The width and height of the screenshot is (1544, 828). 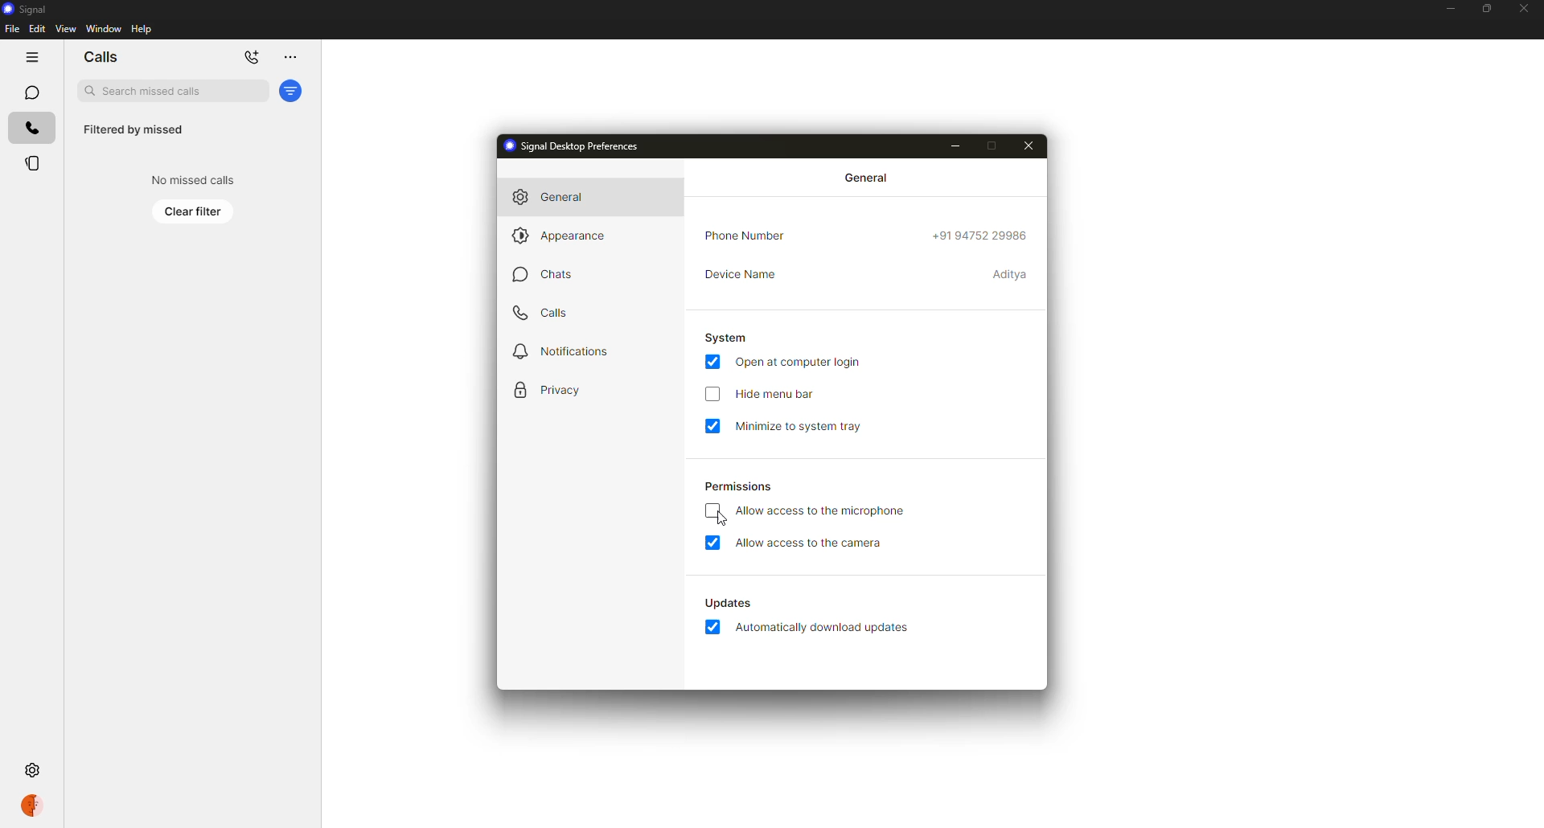 I want to click on open at computer login, so click(x=801, y=363).